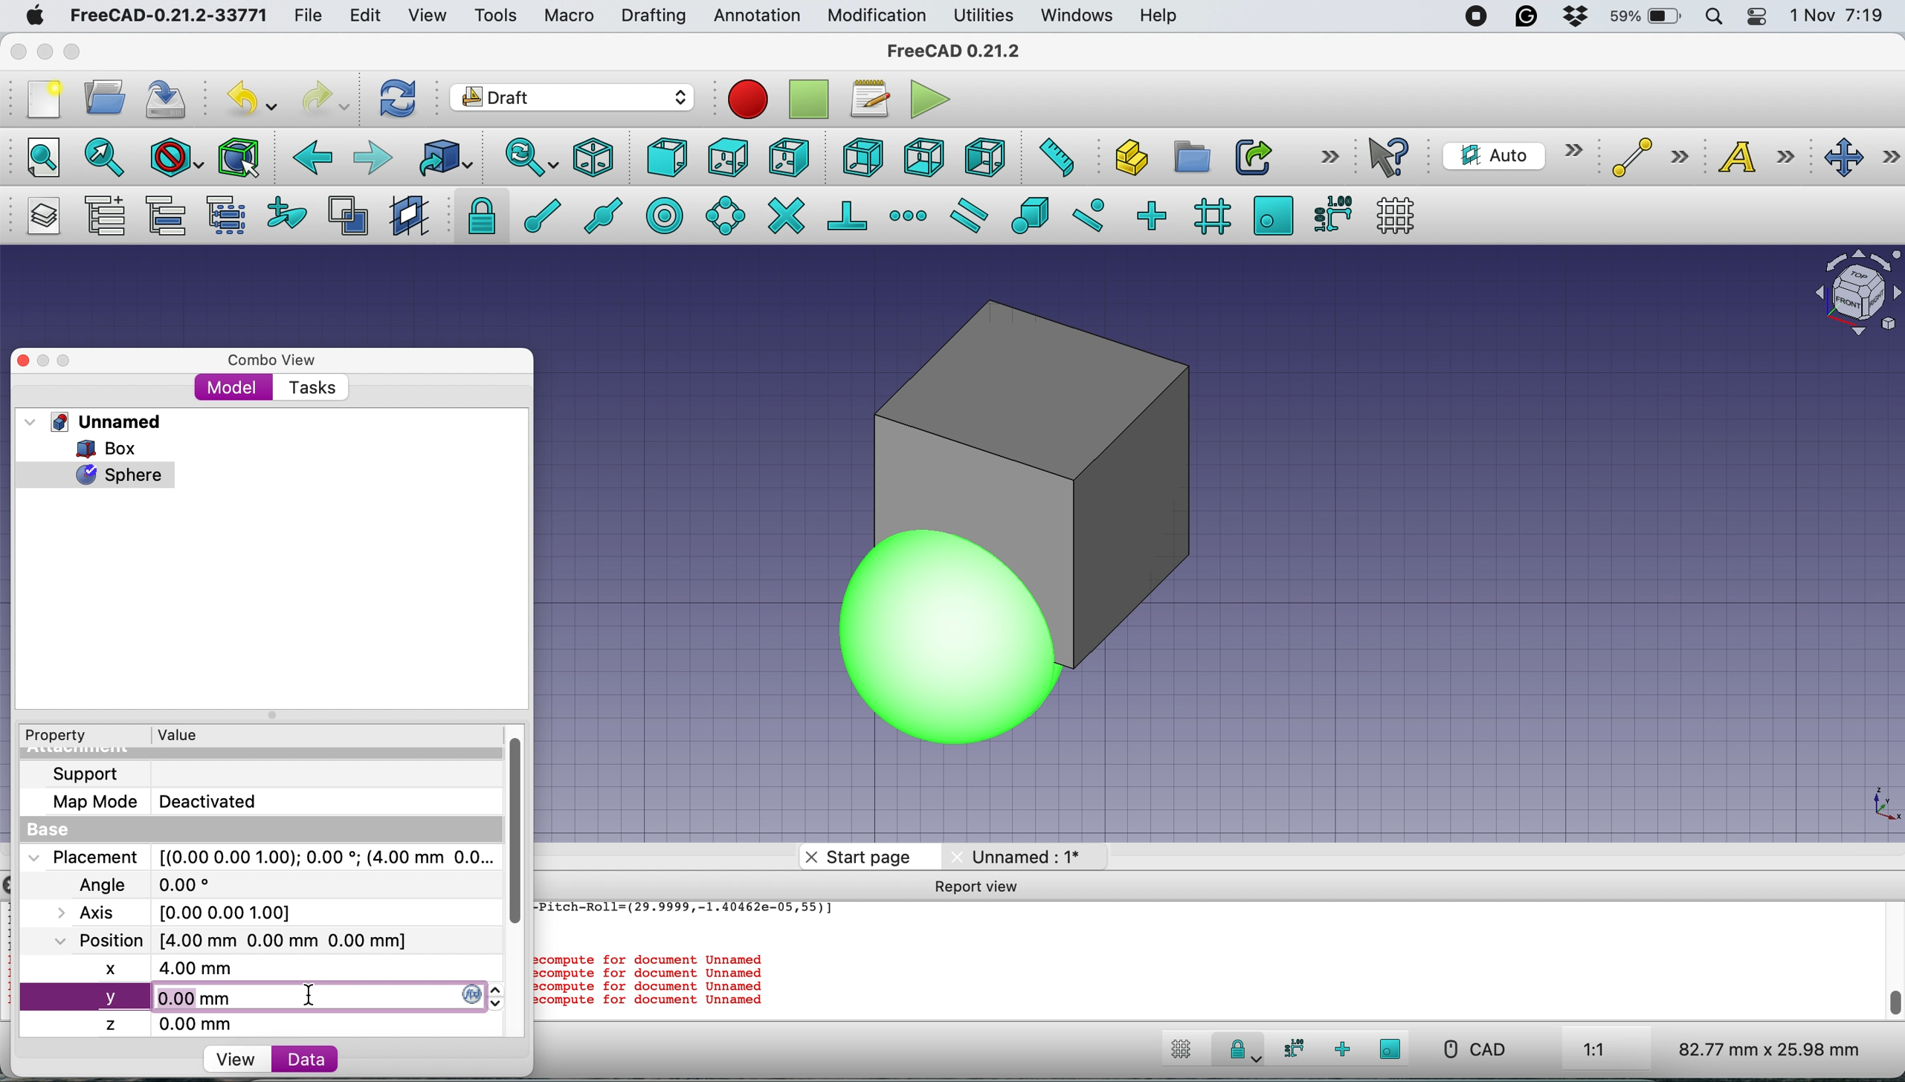 The width and height of the screenshot is (1905, 1082). Describe the element at coordinates (309, 158) in the screenshot. I see `backward` at that location.